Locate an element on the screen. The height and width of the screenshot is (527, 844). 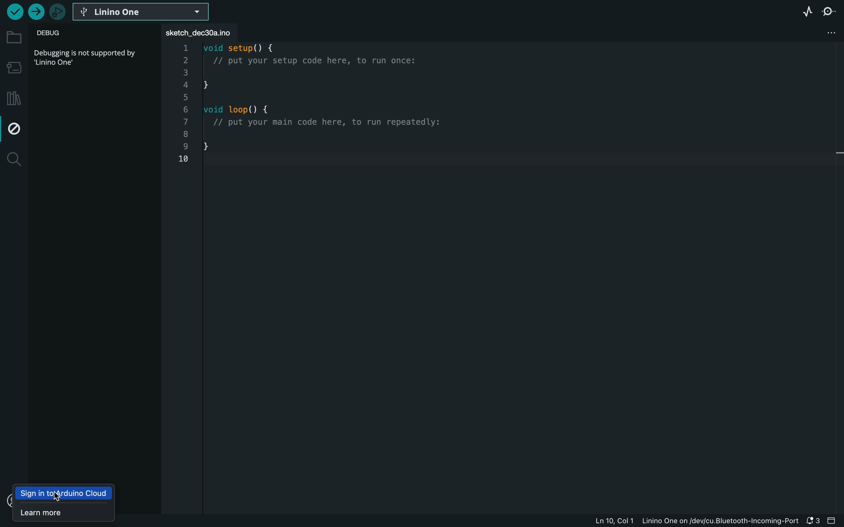
serial plotter is located at coordinates (804, 11).